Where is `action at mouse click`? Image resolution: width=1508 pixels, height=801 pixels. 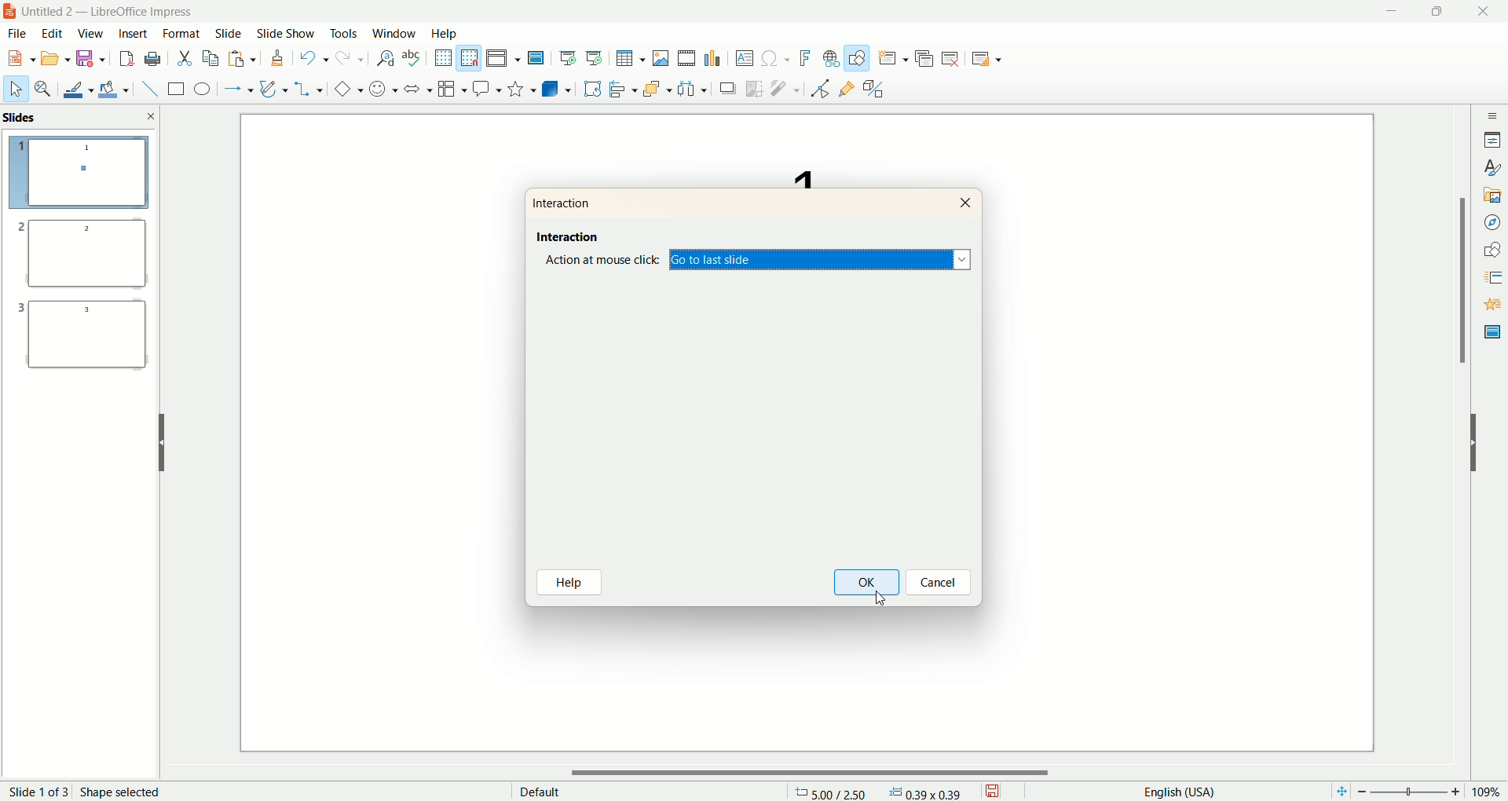 action at mouse click is located at coordinates (606, 261).